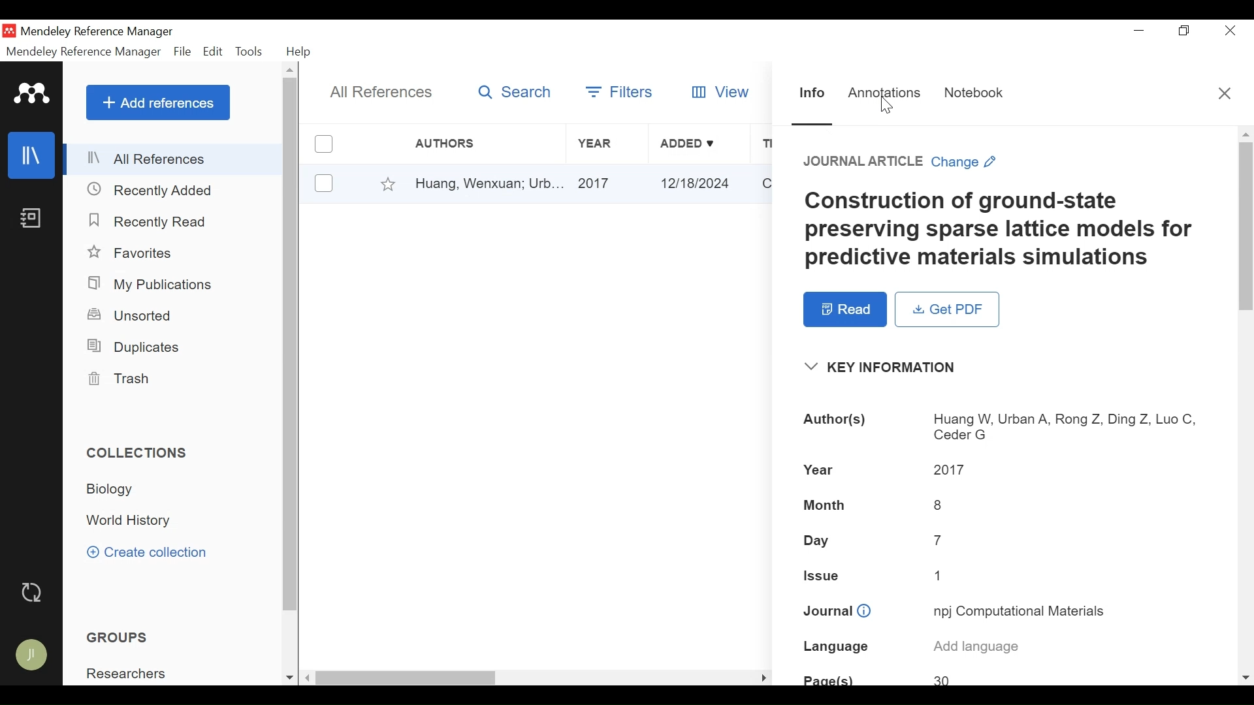  What do you see at coordinates (298, 52) in the screenshot?
I see `Help` at bounding box center [298, 52].